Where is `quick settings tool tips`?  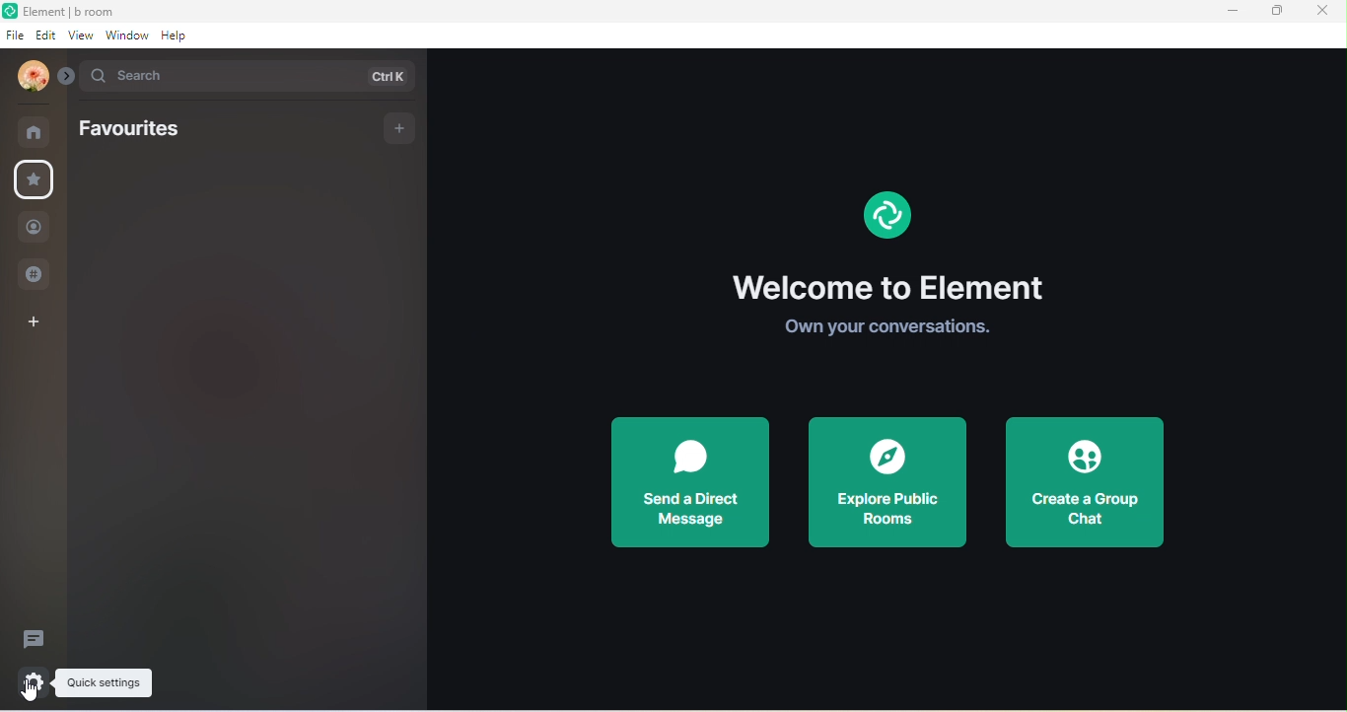 quick settings tool tips is located at coordinates (109, 685).